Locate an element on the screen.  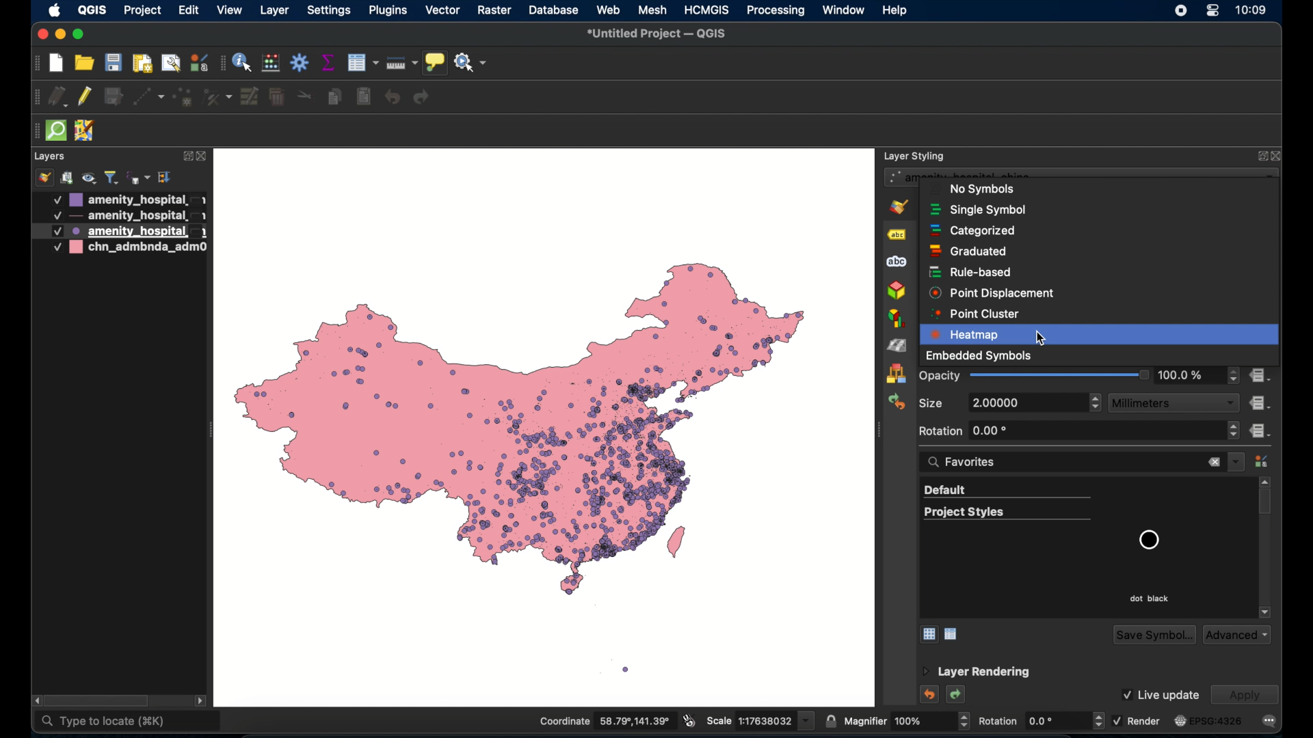
magnifier is located at coordinates (906, 721).